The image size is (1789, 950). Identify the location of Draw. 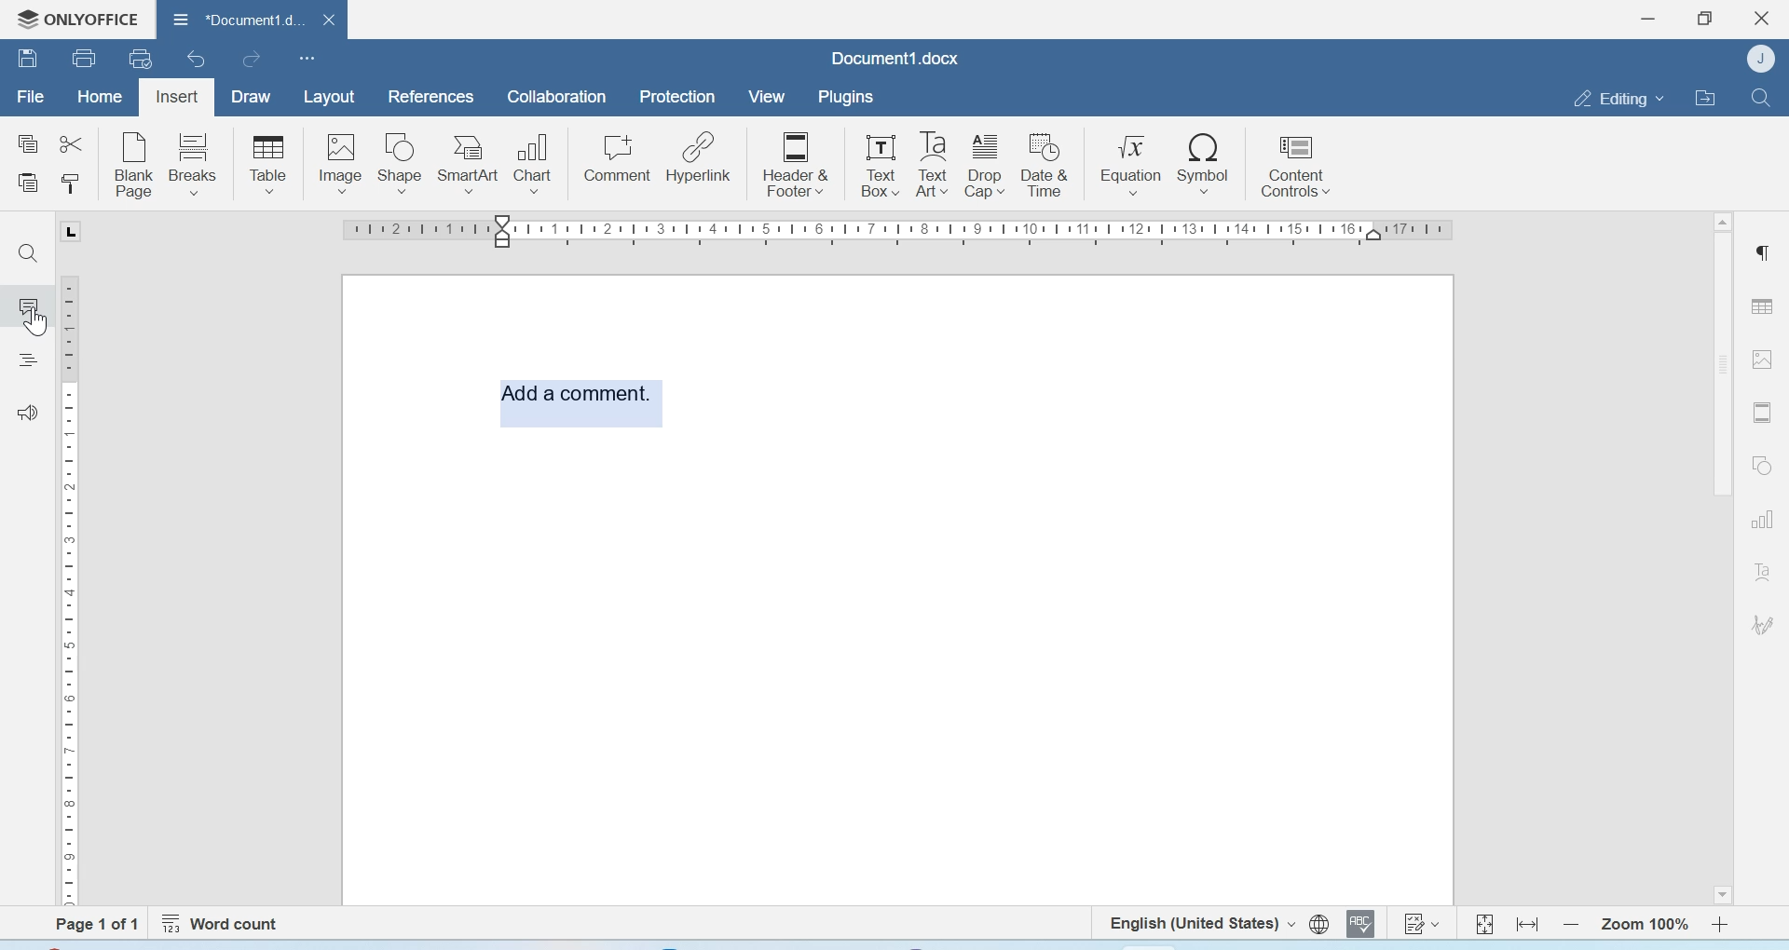
(252, 98).